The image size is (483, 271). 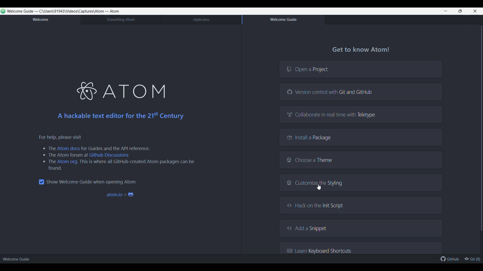 I want to click on Customize the Styling, so click(x=361, y=183).